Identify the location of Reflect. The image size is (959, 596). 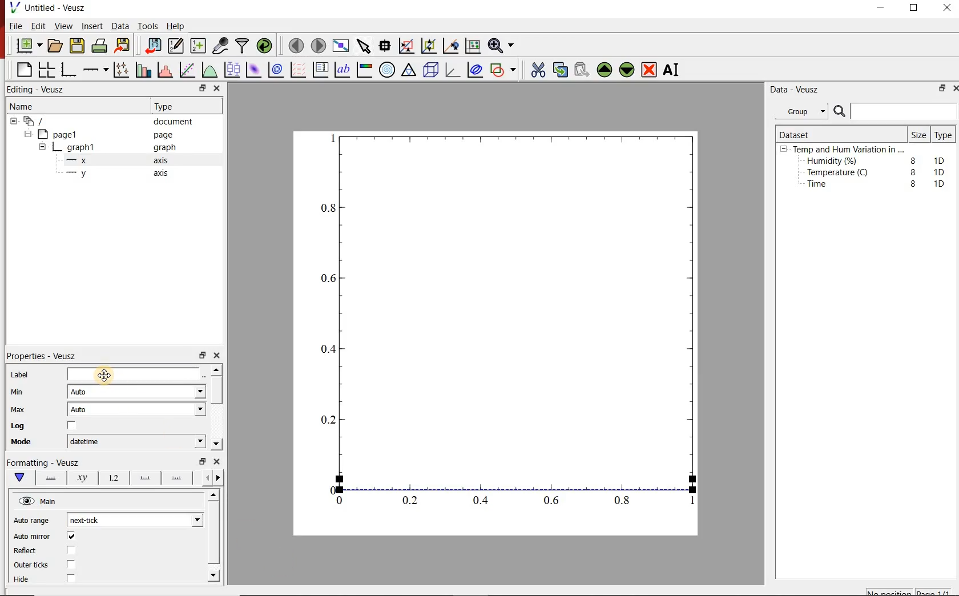
(49, 551).